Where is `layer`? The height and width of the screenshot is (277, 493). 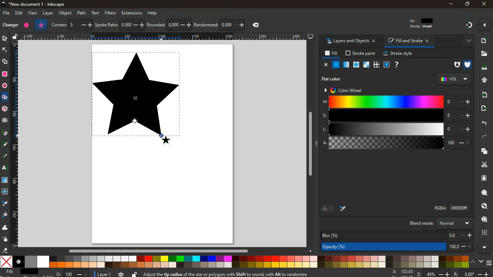 layer is located at coordinates (47, 13).